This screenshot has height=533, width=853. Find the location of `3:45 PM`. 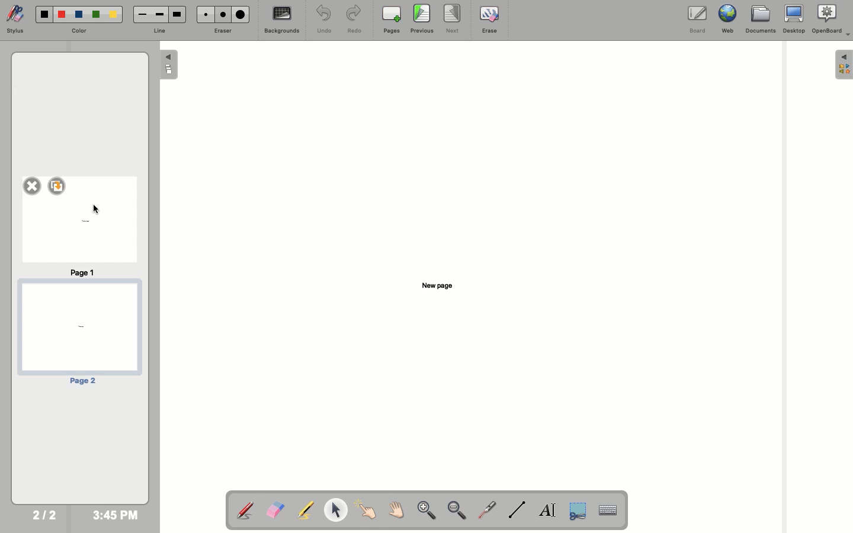

3:45 PM is located at coordinates (115, 515).